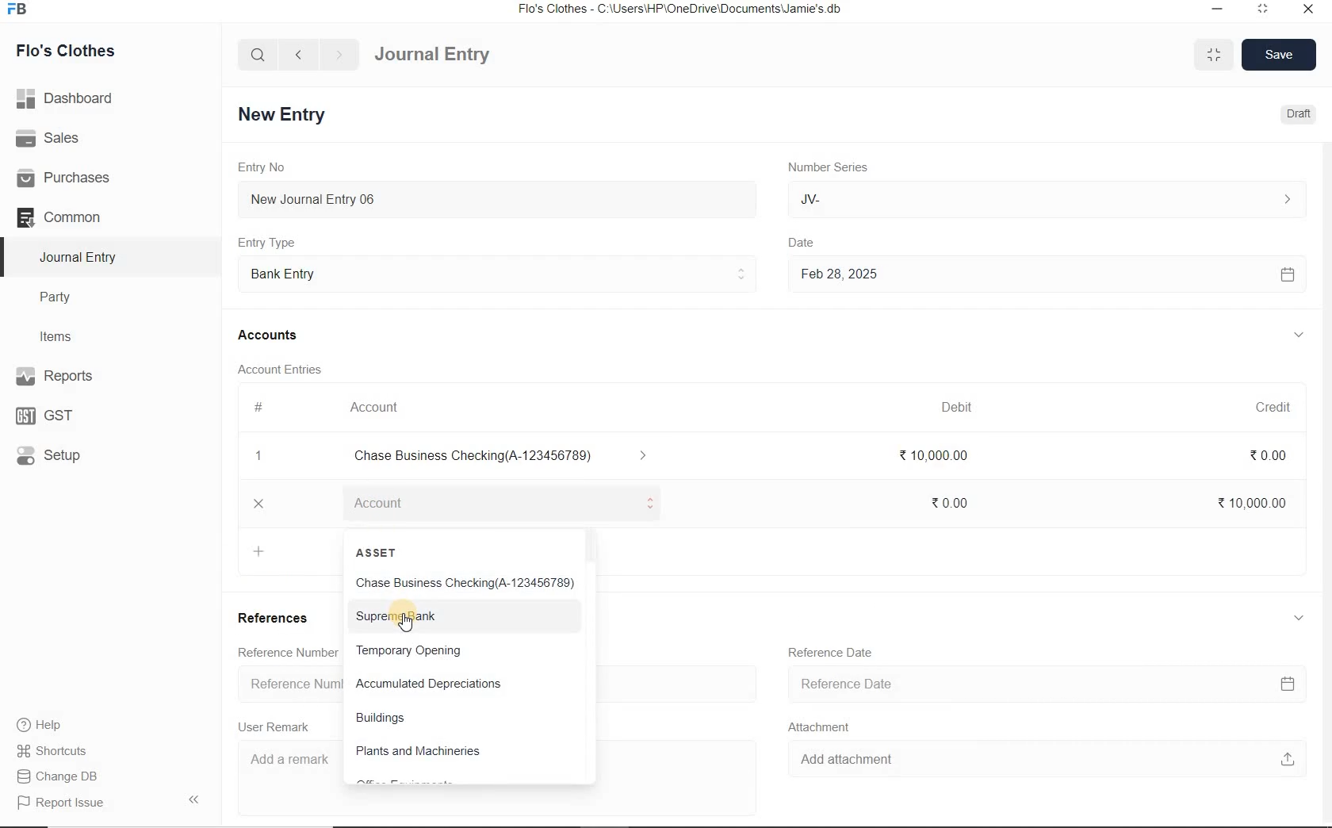 The height and width of the screenshot is (828, 1332). Describe the element at coordinates (409, 650) in the screenshot. I see `Temporary Opening` at that location.